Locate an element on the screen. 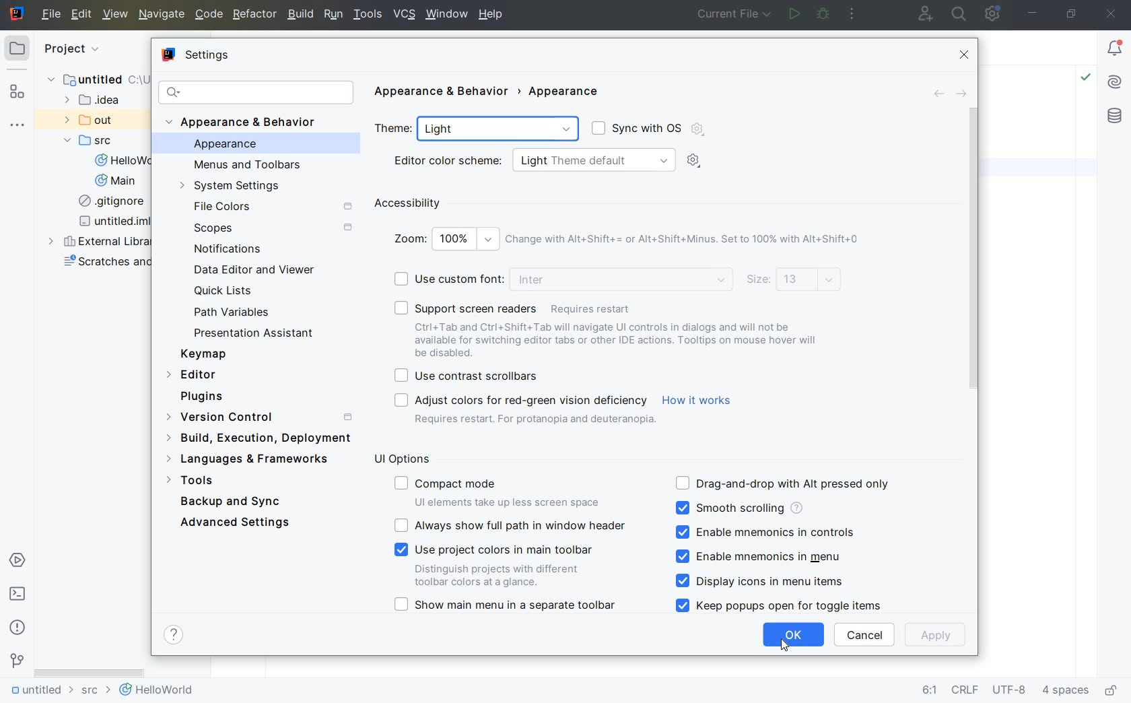 The image size is (1131, 703). SEARCH SETTINGS is located at coordinates (254, 92).